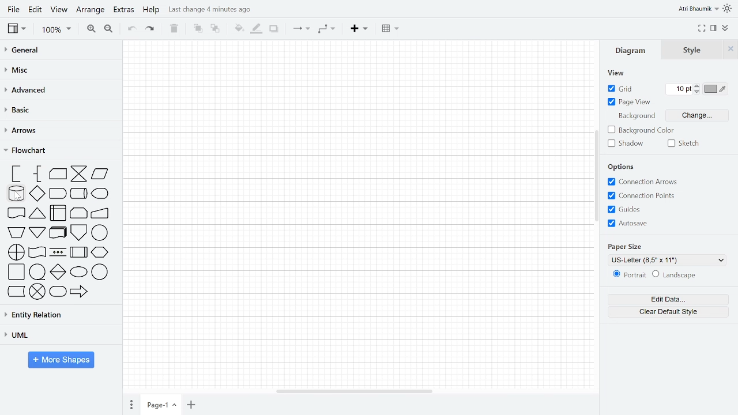  What do you see at coordinates (58, 174) in the screenshot?
I see `card` at bounding box center [58, 174].